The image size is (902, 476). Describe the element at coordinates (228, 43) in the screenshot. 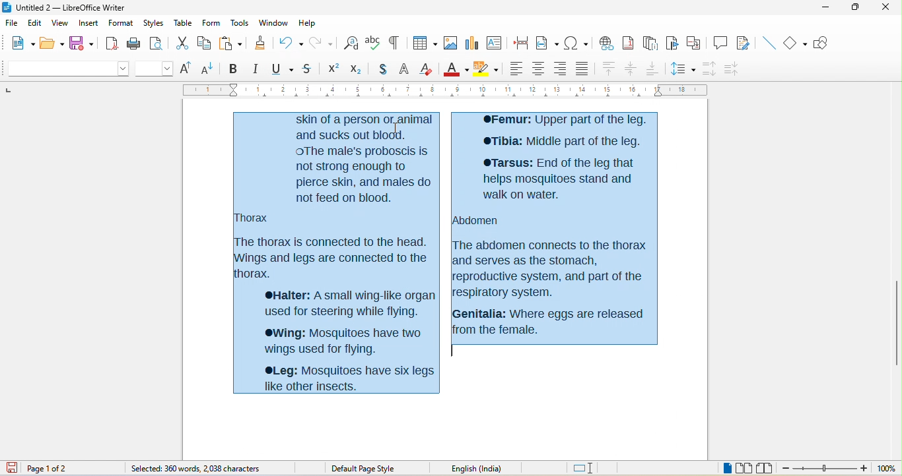

I see `paste` at that location.